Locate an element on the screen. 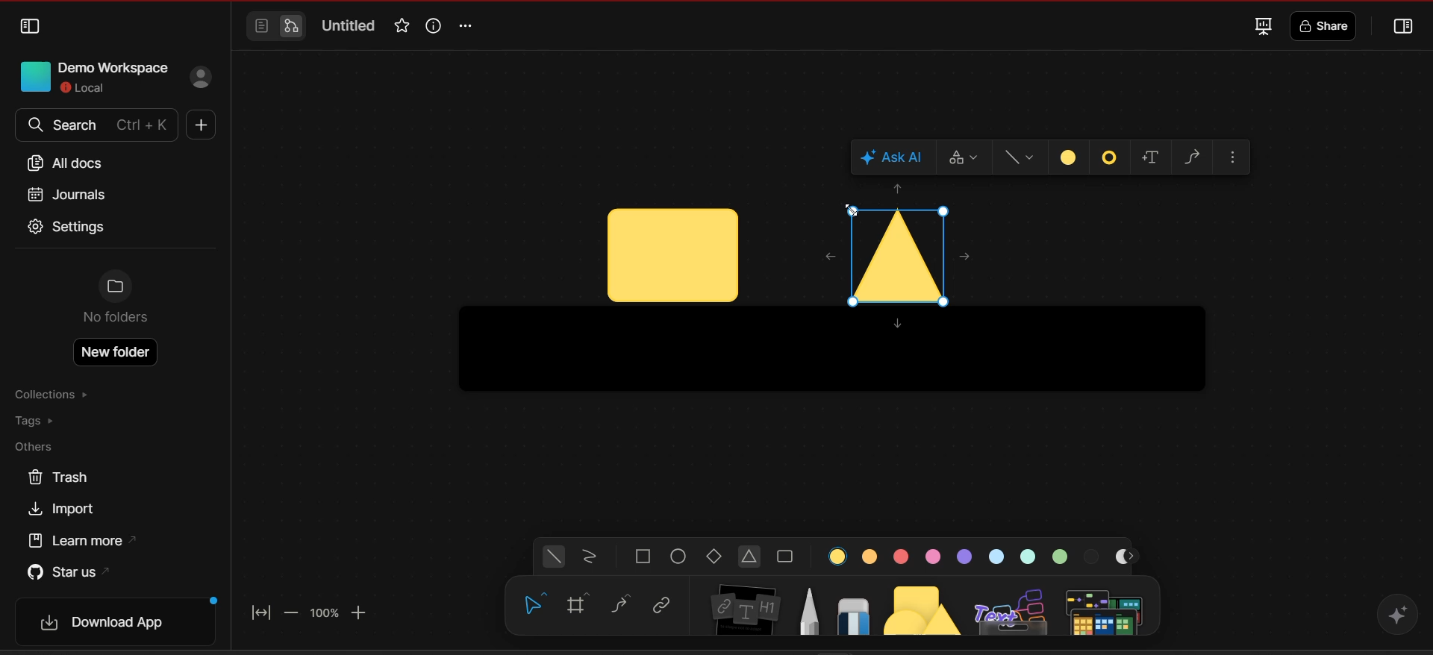  affine AI is located at coordinates (1397, 613).